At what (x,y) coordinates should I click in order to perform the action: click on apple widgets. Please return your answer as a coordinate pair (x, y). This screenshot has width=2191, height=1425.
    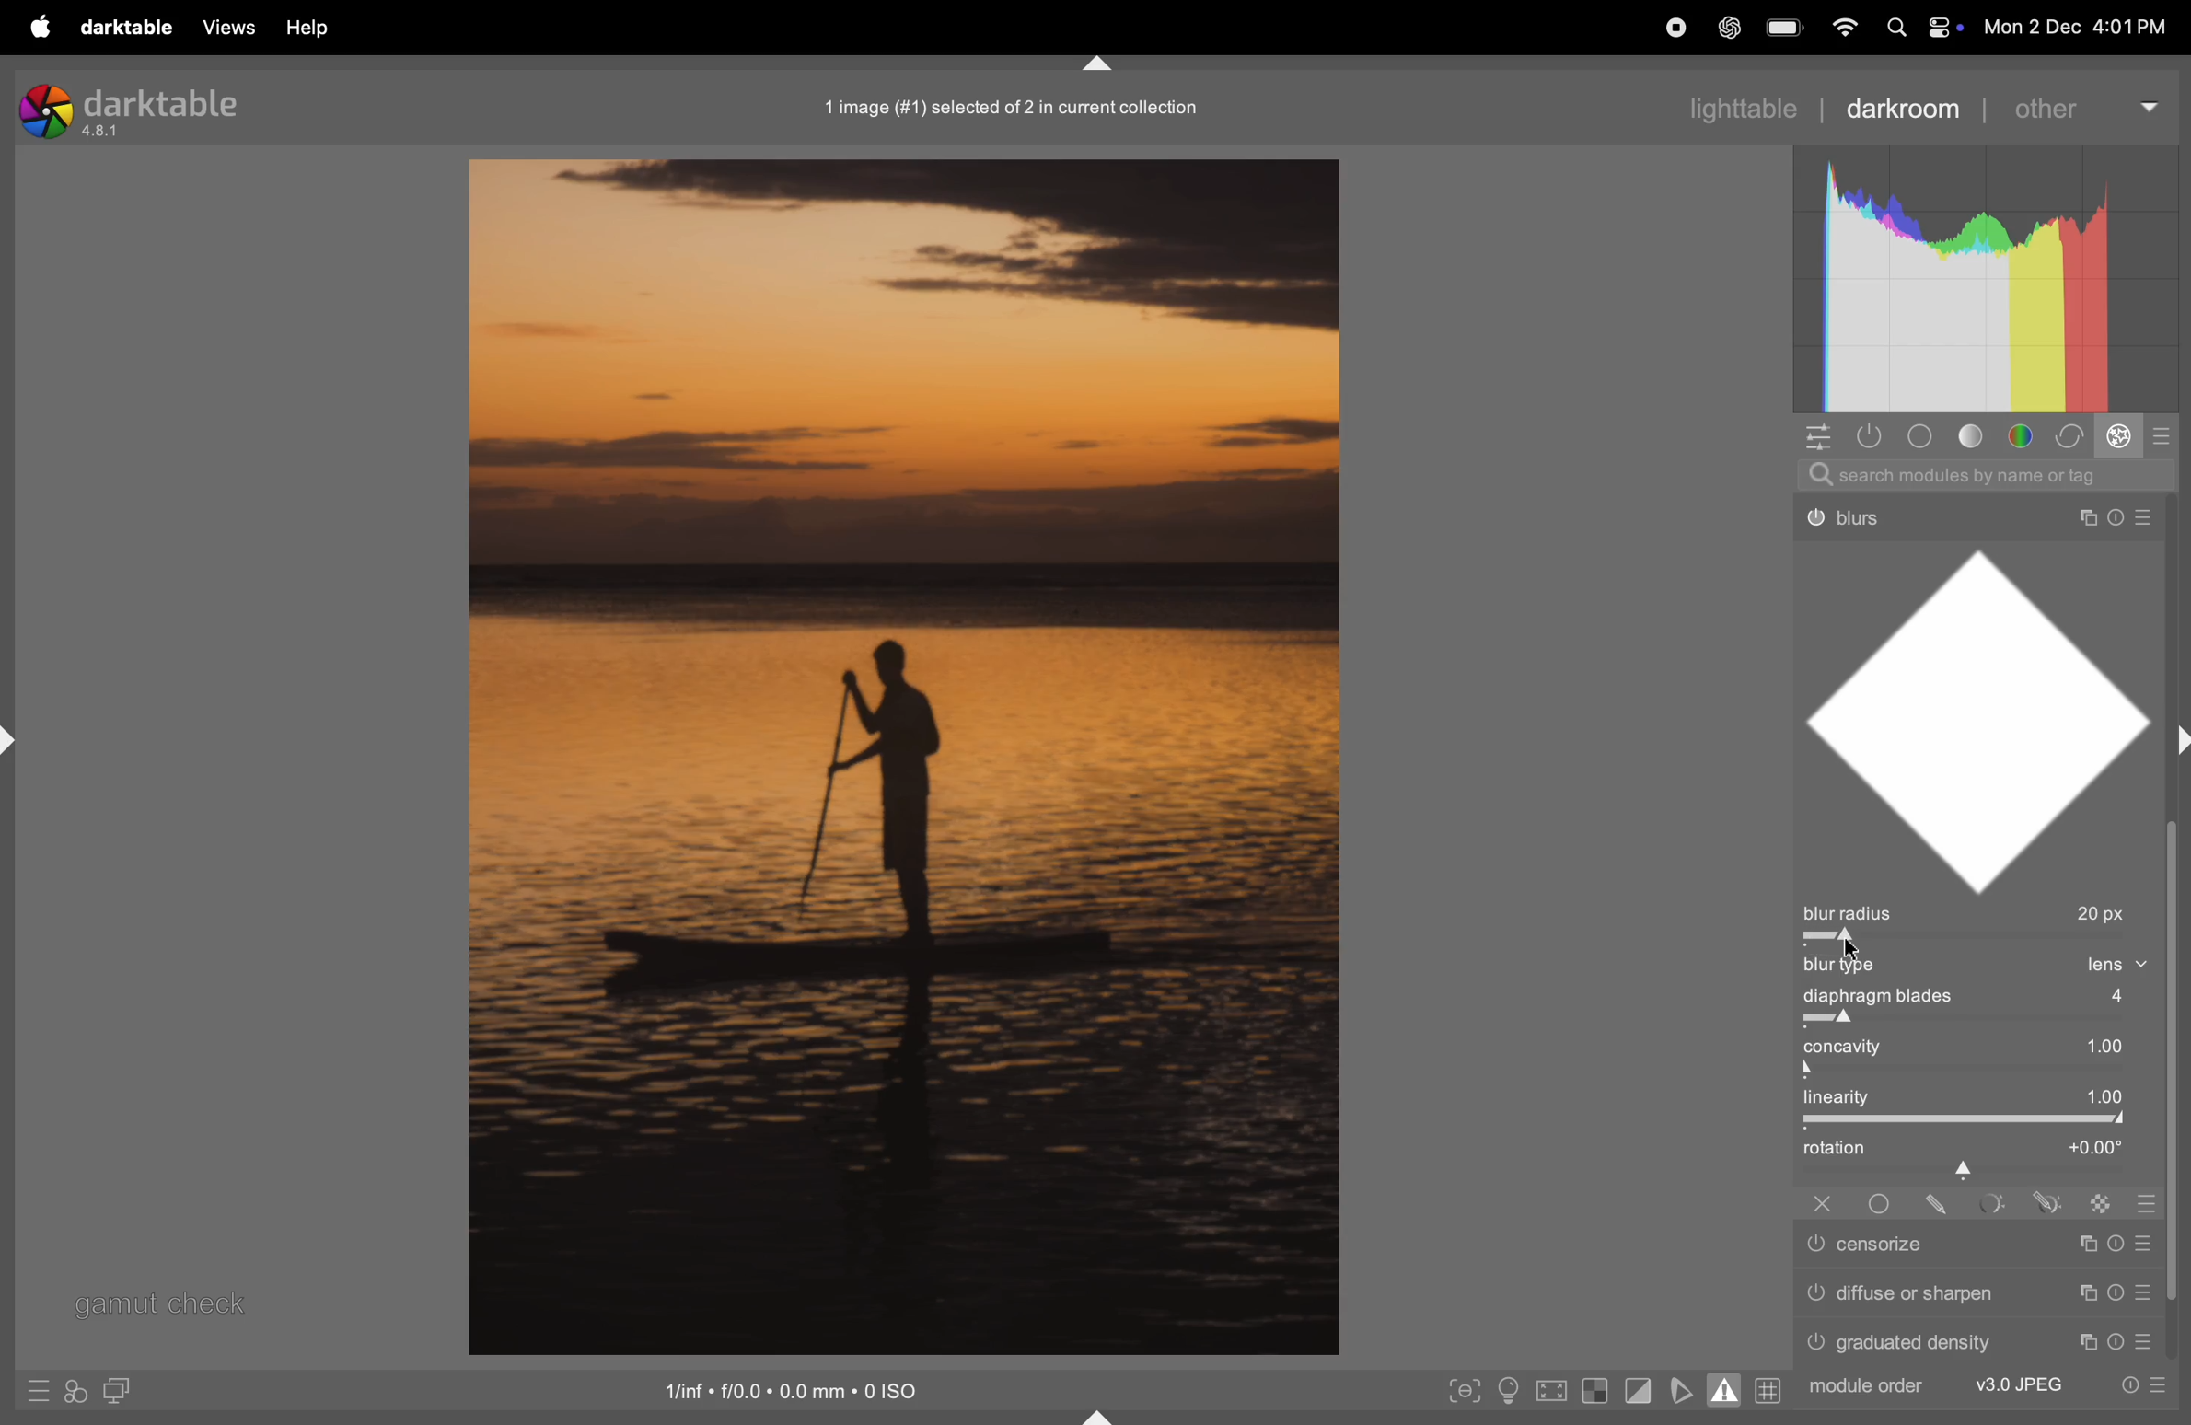
    Looking at the image, I should click on (1919, 27).